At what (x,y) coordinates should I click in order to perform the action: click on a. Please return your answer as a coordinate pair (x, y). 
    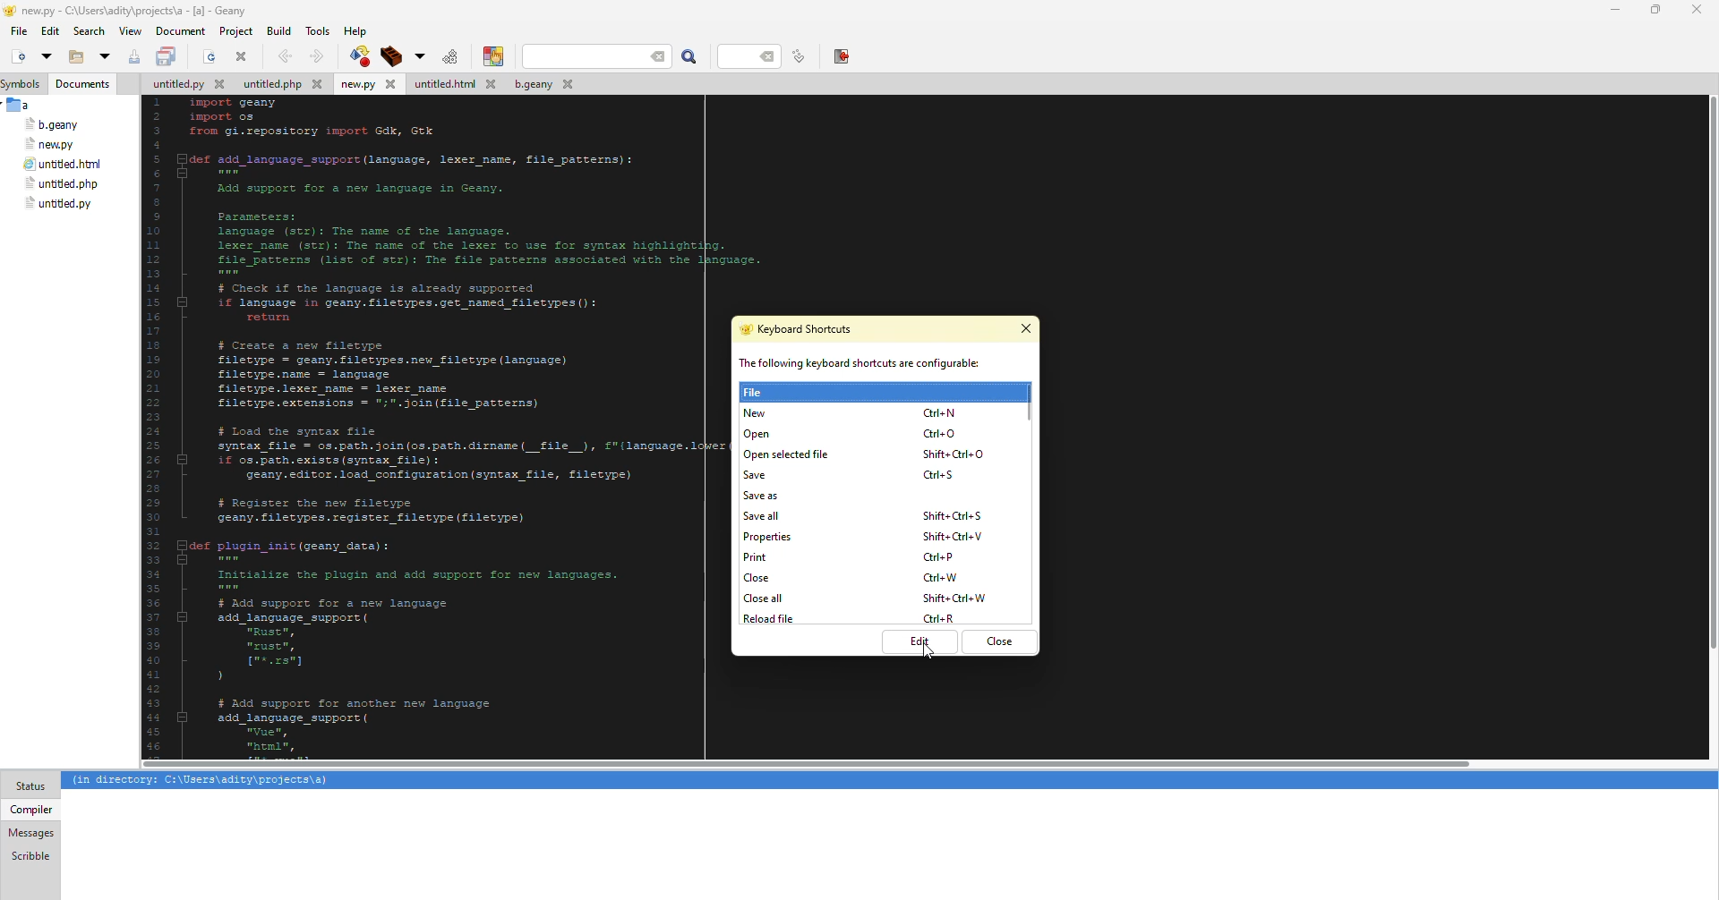
    Looking at the image, I should click on (21, 105).